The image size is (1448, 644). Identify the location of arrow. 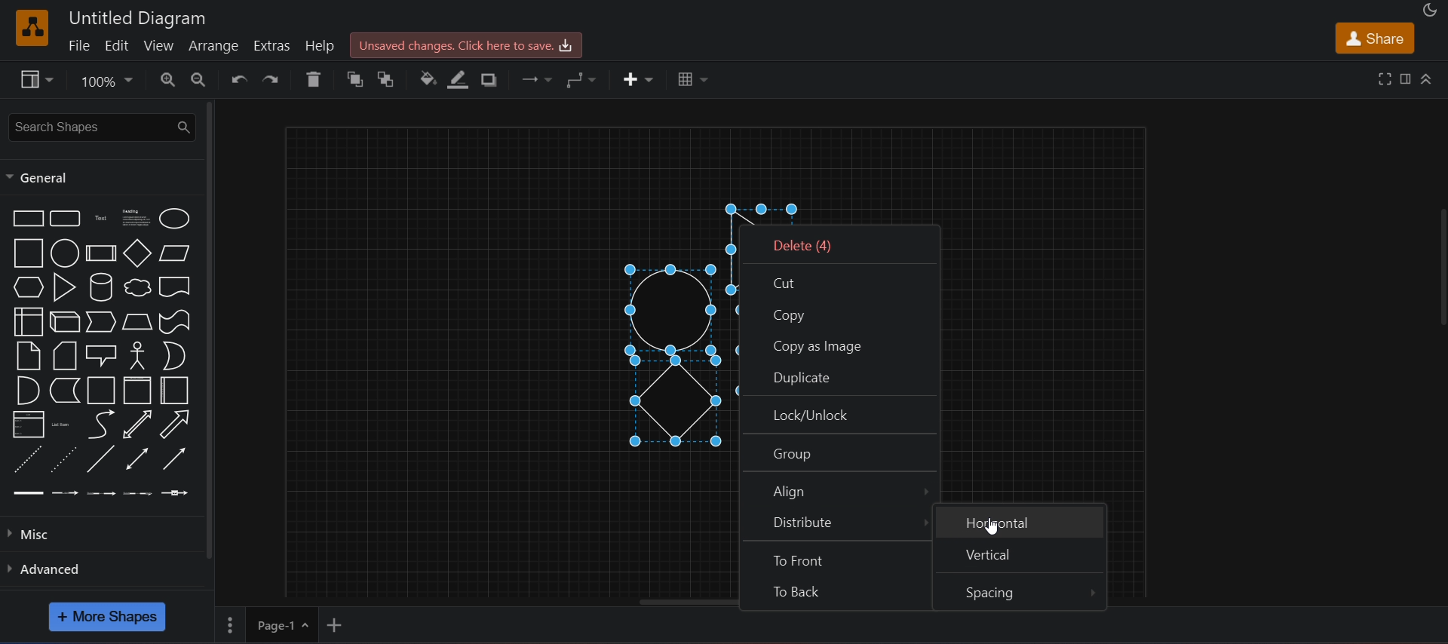
(175, 423).